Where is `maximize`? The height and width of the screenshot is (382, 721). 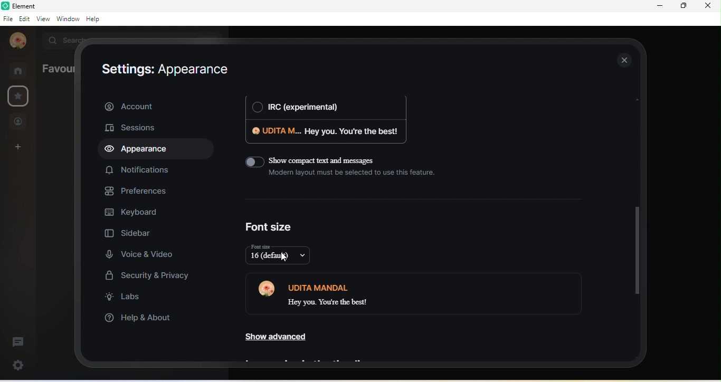
maximize is located at coordinates (684, 8).